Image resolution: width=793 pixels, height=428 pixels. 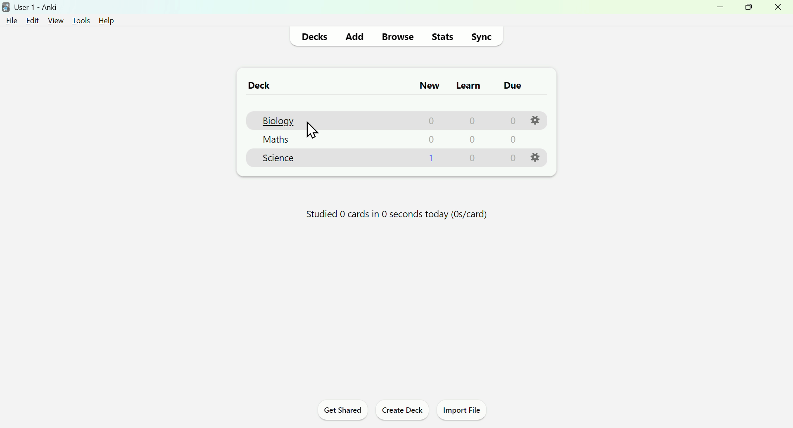 What do you see at coordinates (511, 140) in the screenshot?
I see `0` at bounding box center [511, 140].